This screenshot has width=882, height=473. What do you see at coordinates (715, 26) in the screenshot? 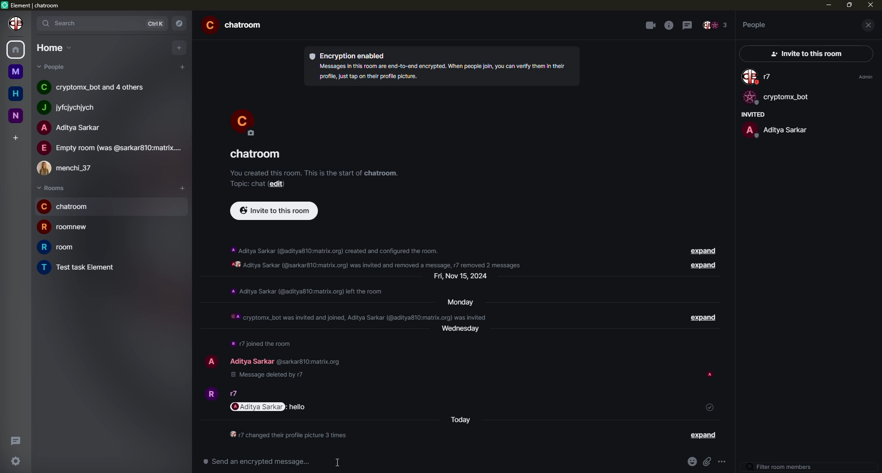
I see `people` at bounding box center [715, 26].